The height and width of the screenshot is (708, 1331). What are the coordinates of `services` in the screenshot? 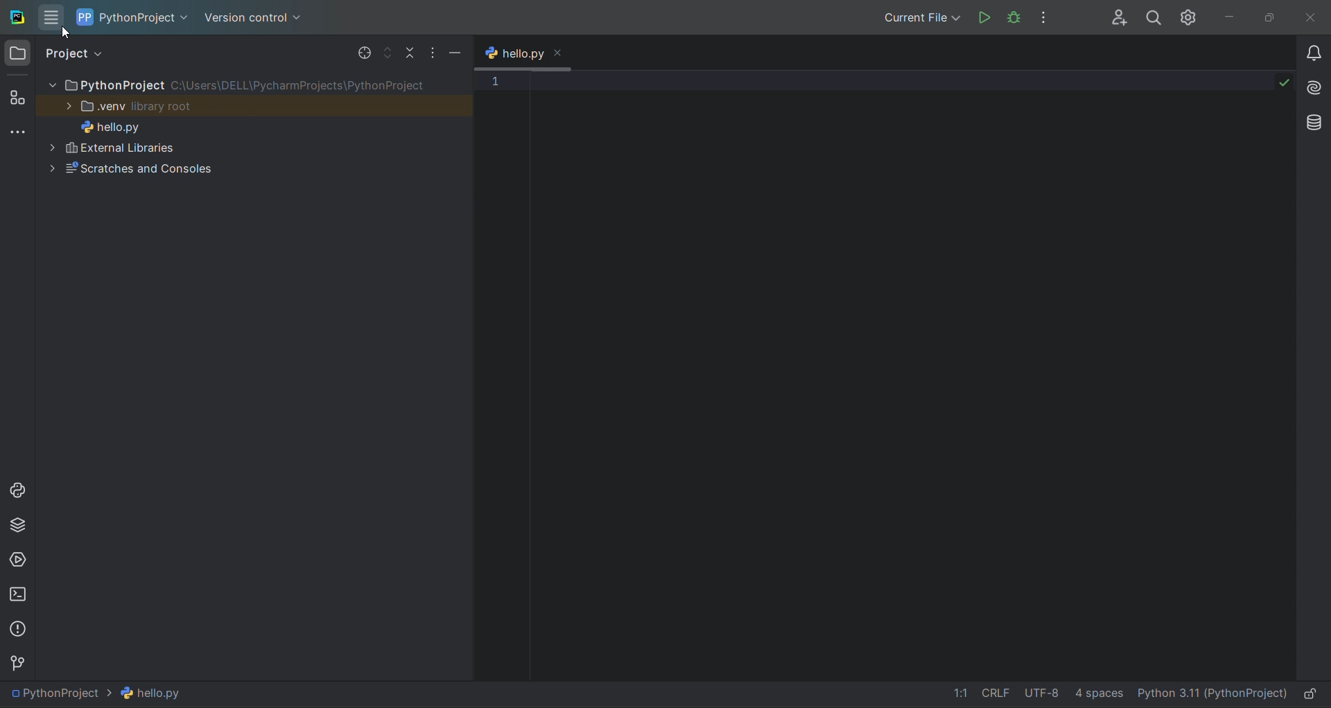 It's located at (19, 559).